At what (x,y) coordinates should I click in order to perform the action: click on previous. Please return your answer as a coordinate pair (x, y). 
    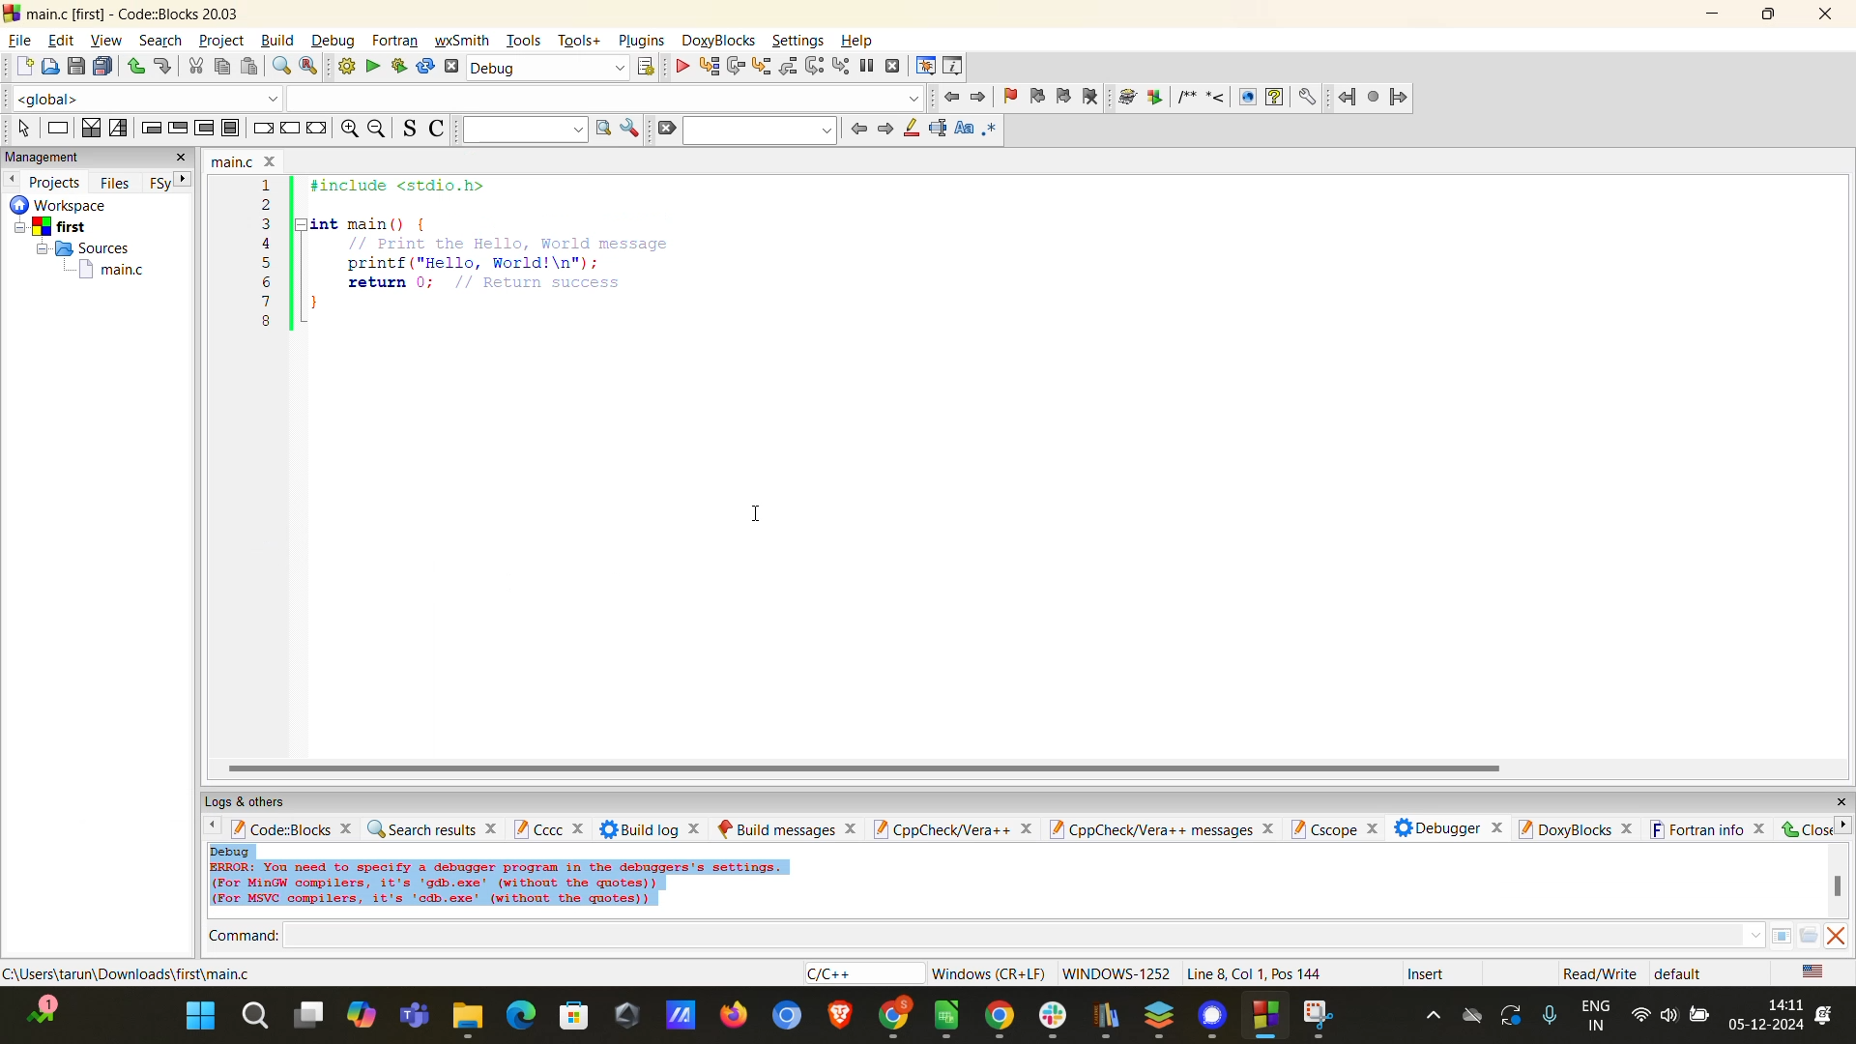
    Looking at the image, I should click on (856, 134).